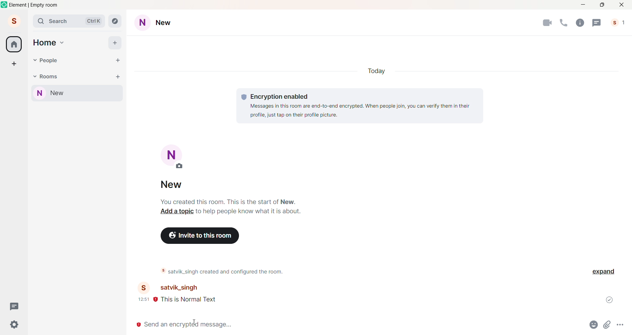  What do you see at coordinates (233, 271) in the screenshot?
I see `satvik_singh created and configured the room.` at bounding box center [233, 271].